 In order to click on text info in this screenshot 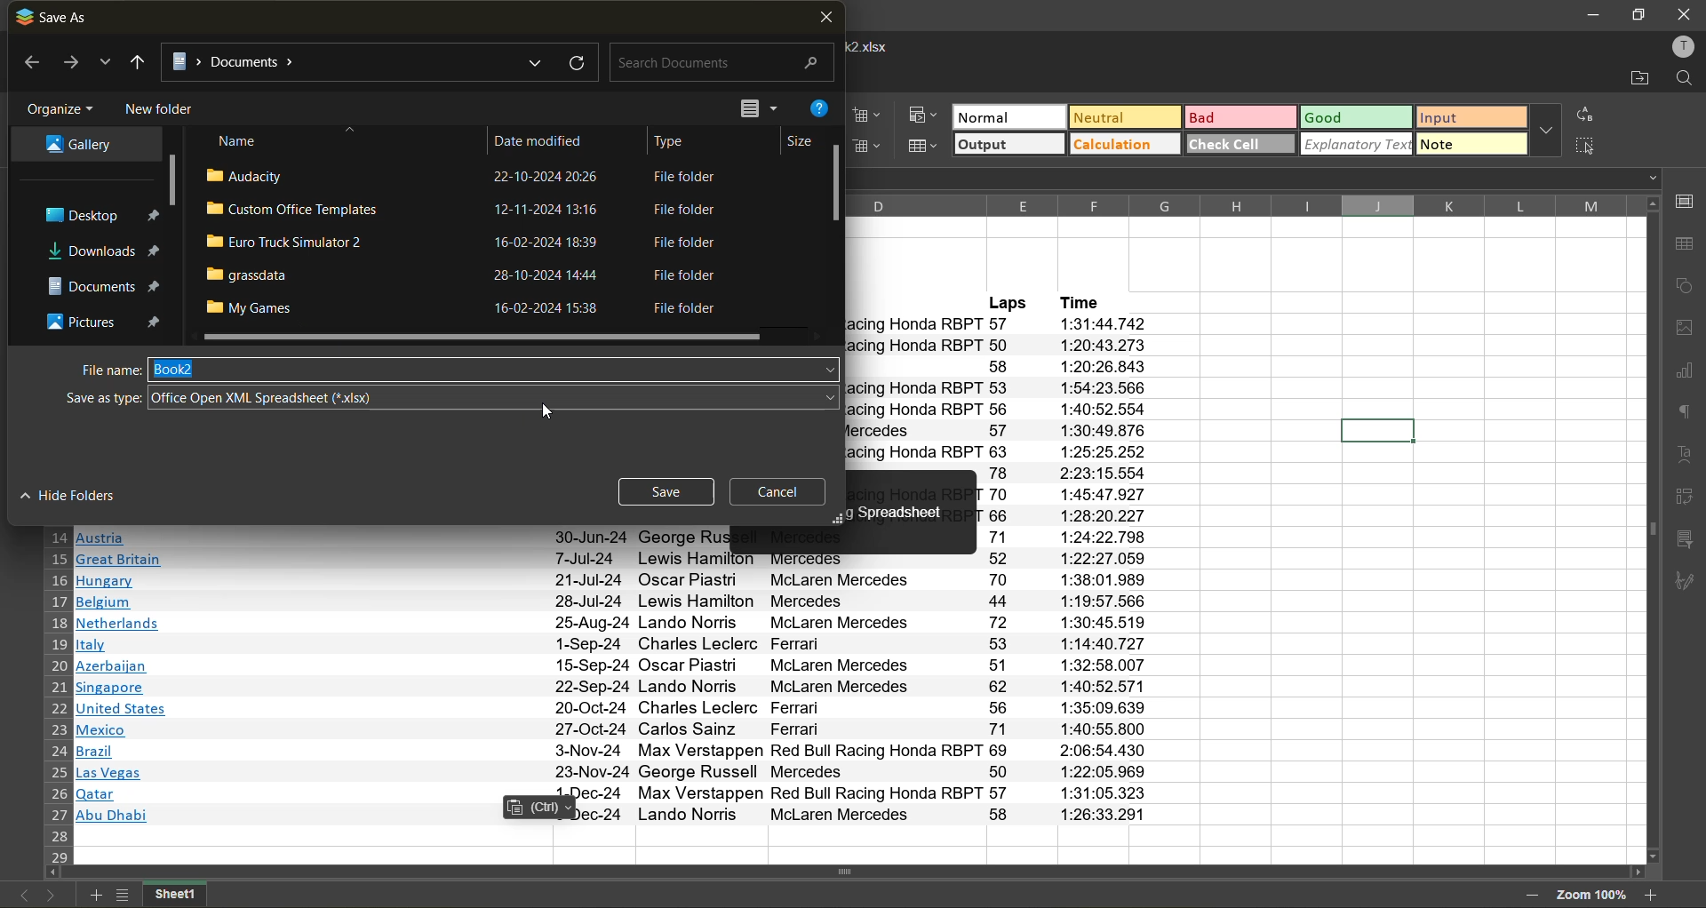, I will do `click(612, 644)`.